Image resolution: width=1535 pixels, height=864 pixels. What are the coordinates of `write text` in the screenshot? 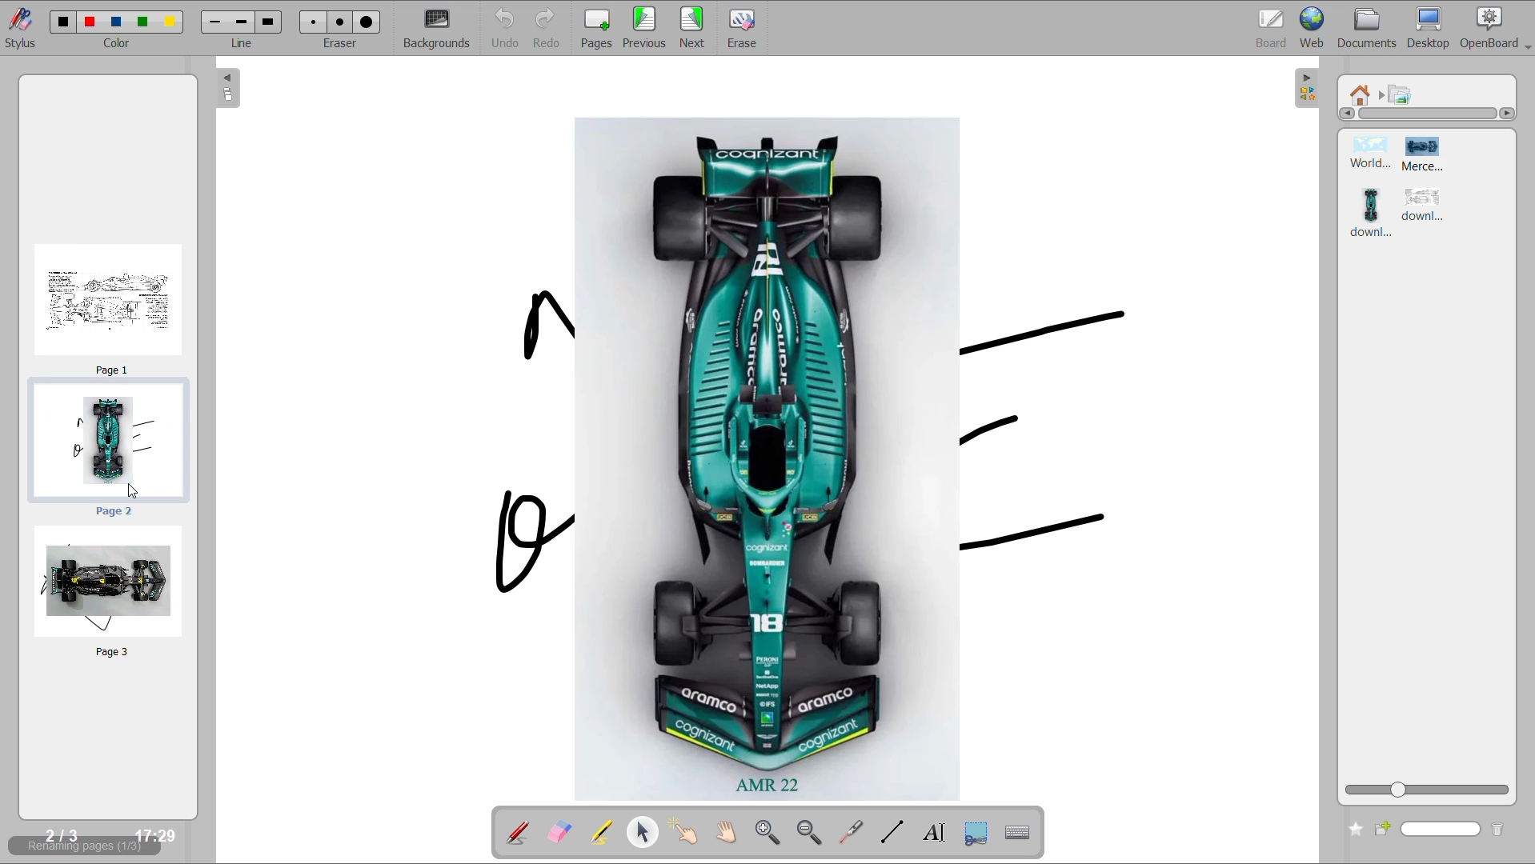 It's located at (936, 834).